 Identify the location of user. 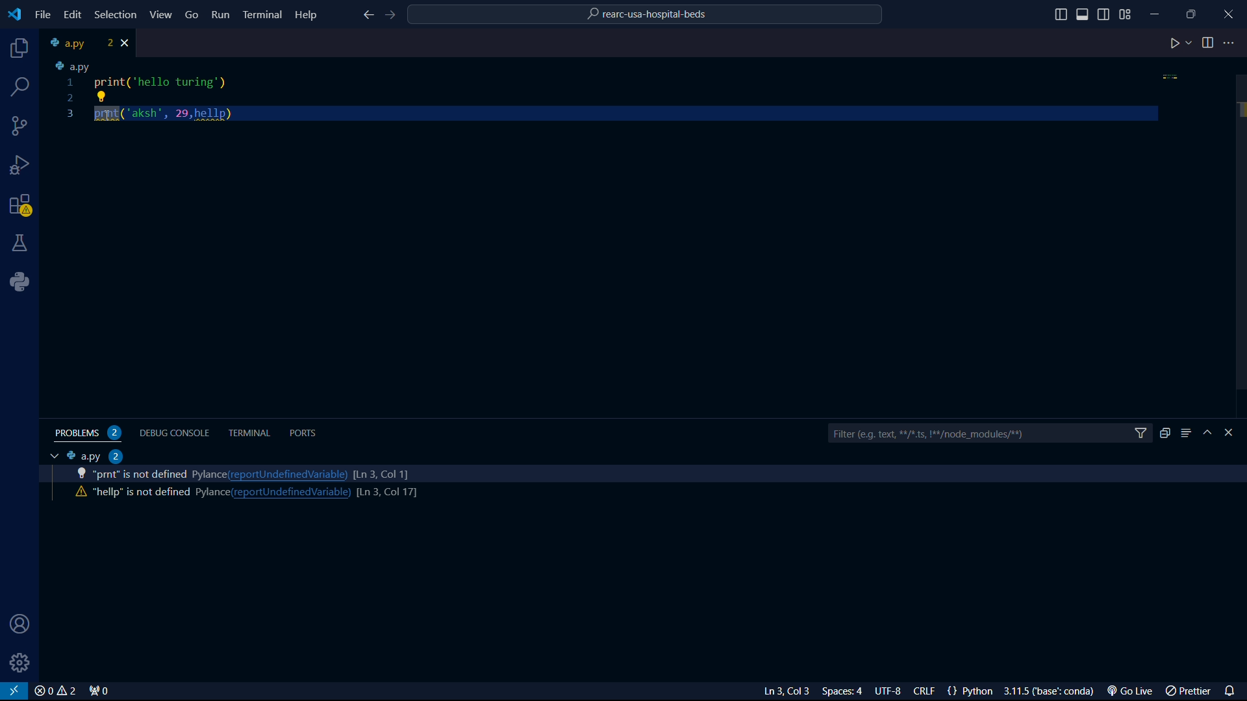
(16, 625).